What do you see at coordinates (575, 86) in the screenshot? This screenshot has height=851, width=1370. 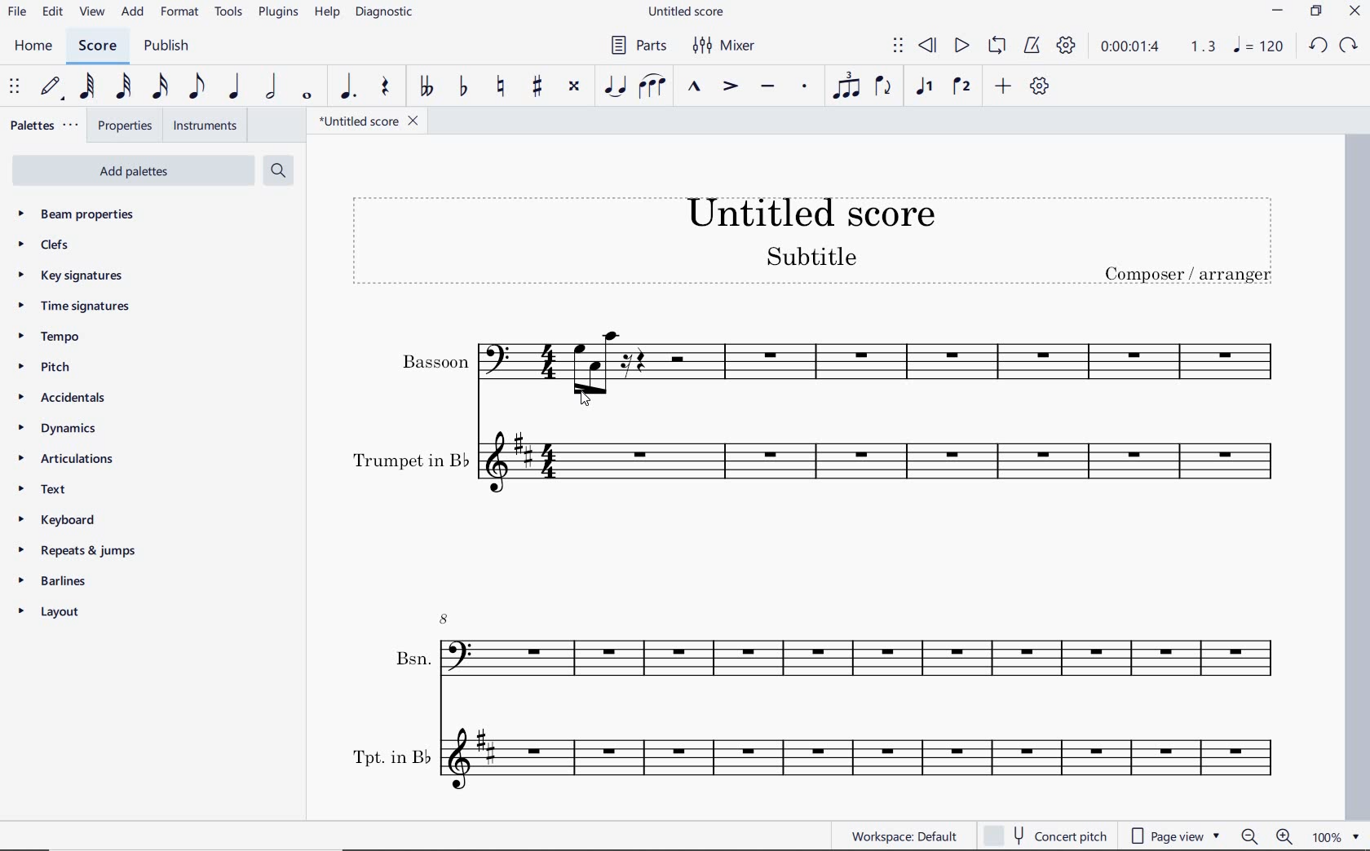 I see `toggle double-sharp` at bounding box center [575, 86].